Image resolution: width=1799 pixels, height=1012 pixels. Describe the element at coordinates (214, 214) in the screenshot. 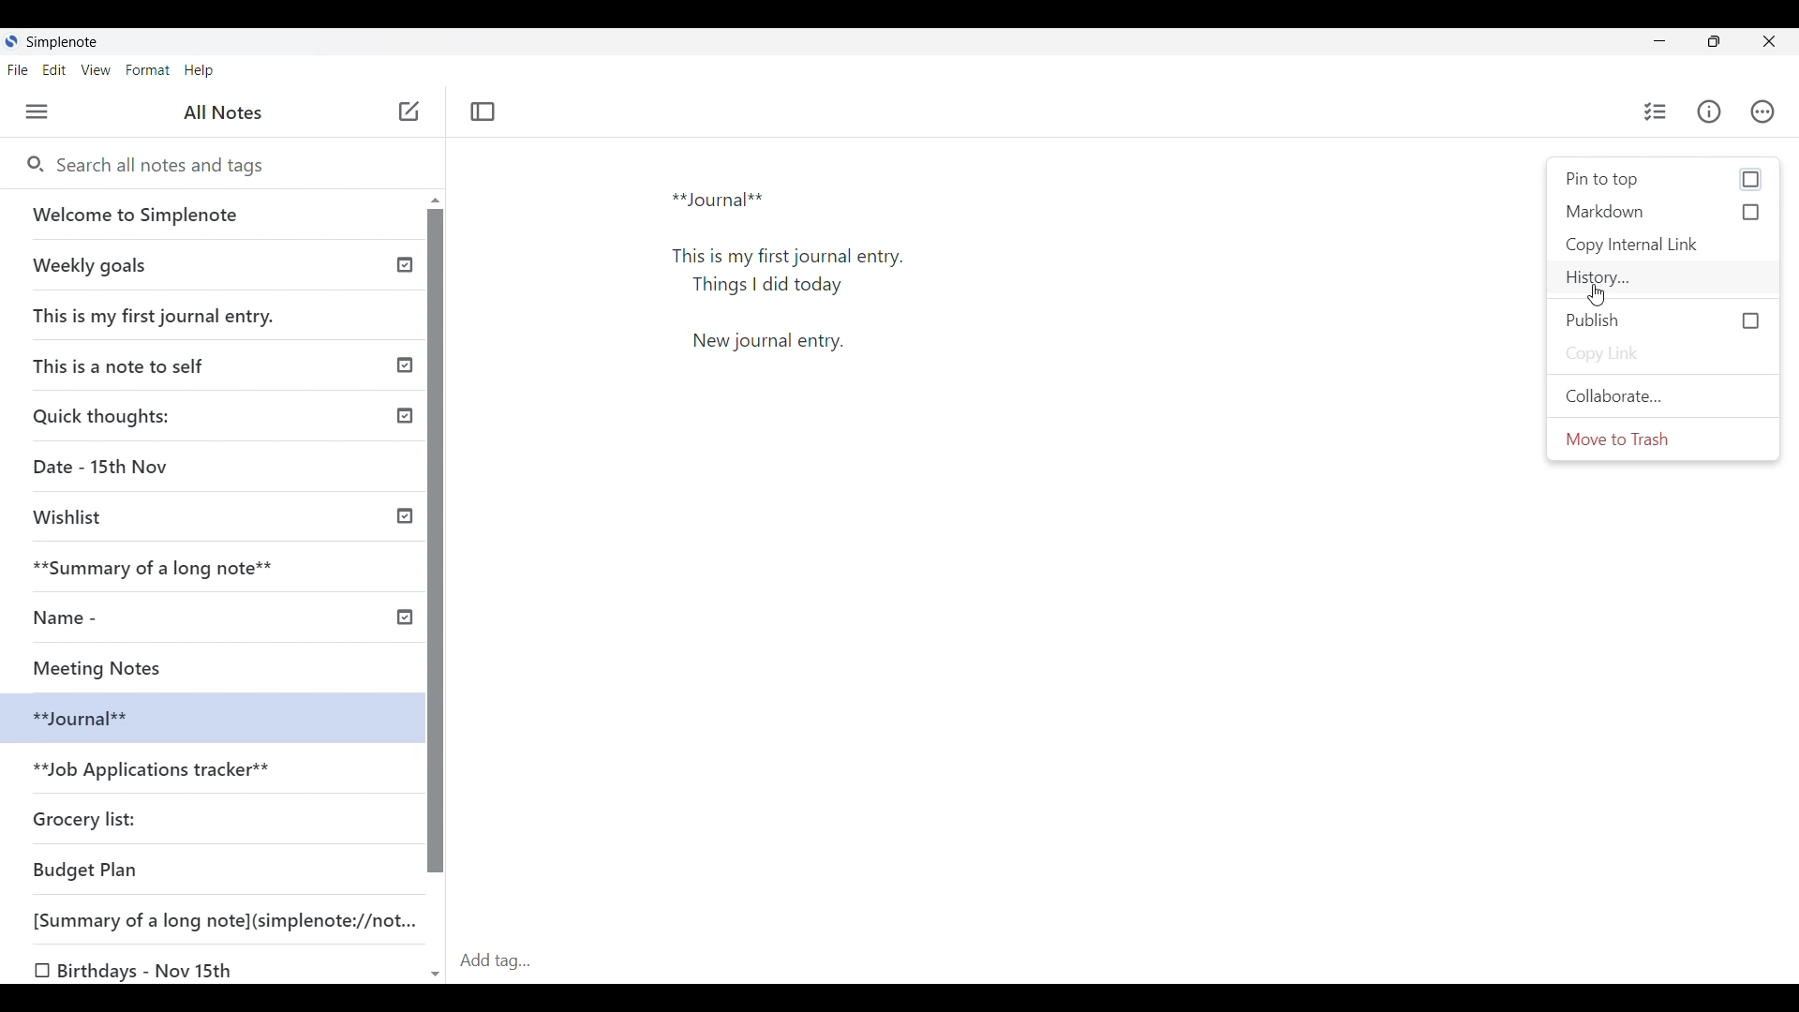

I see `Welcome note by SimpleNote` at that location.